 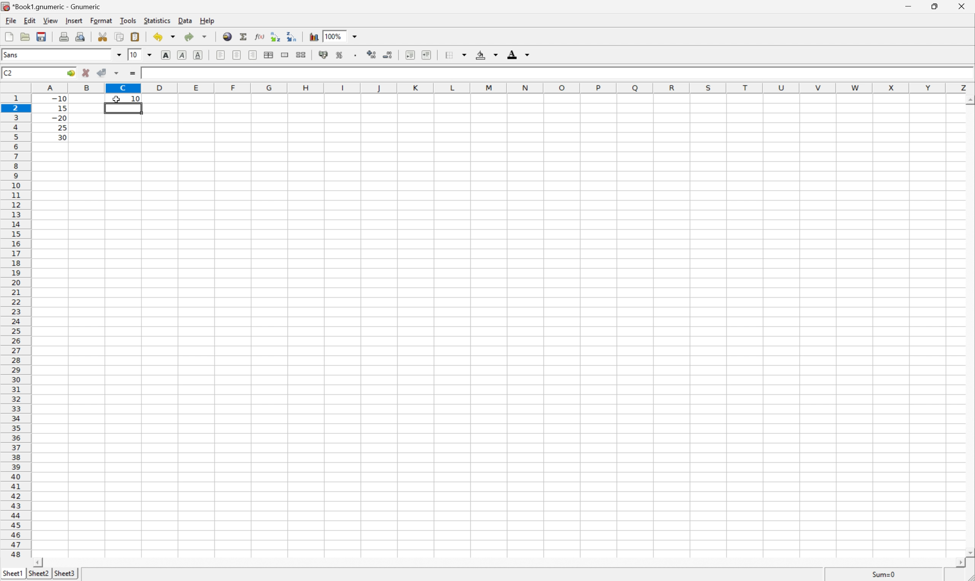 I want to click on Undo, so click(x=165, y=36).